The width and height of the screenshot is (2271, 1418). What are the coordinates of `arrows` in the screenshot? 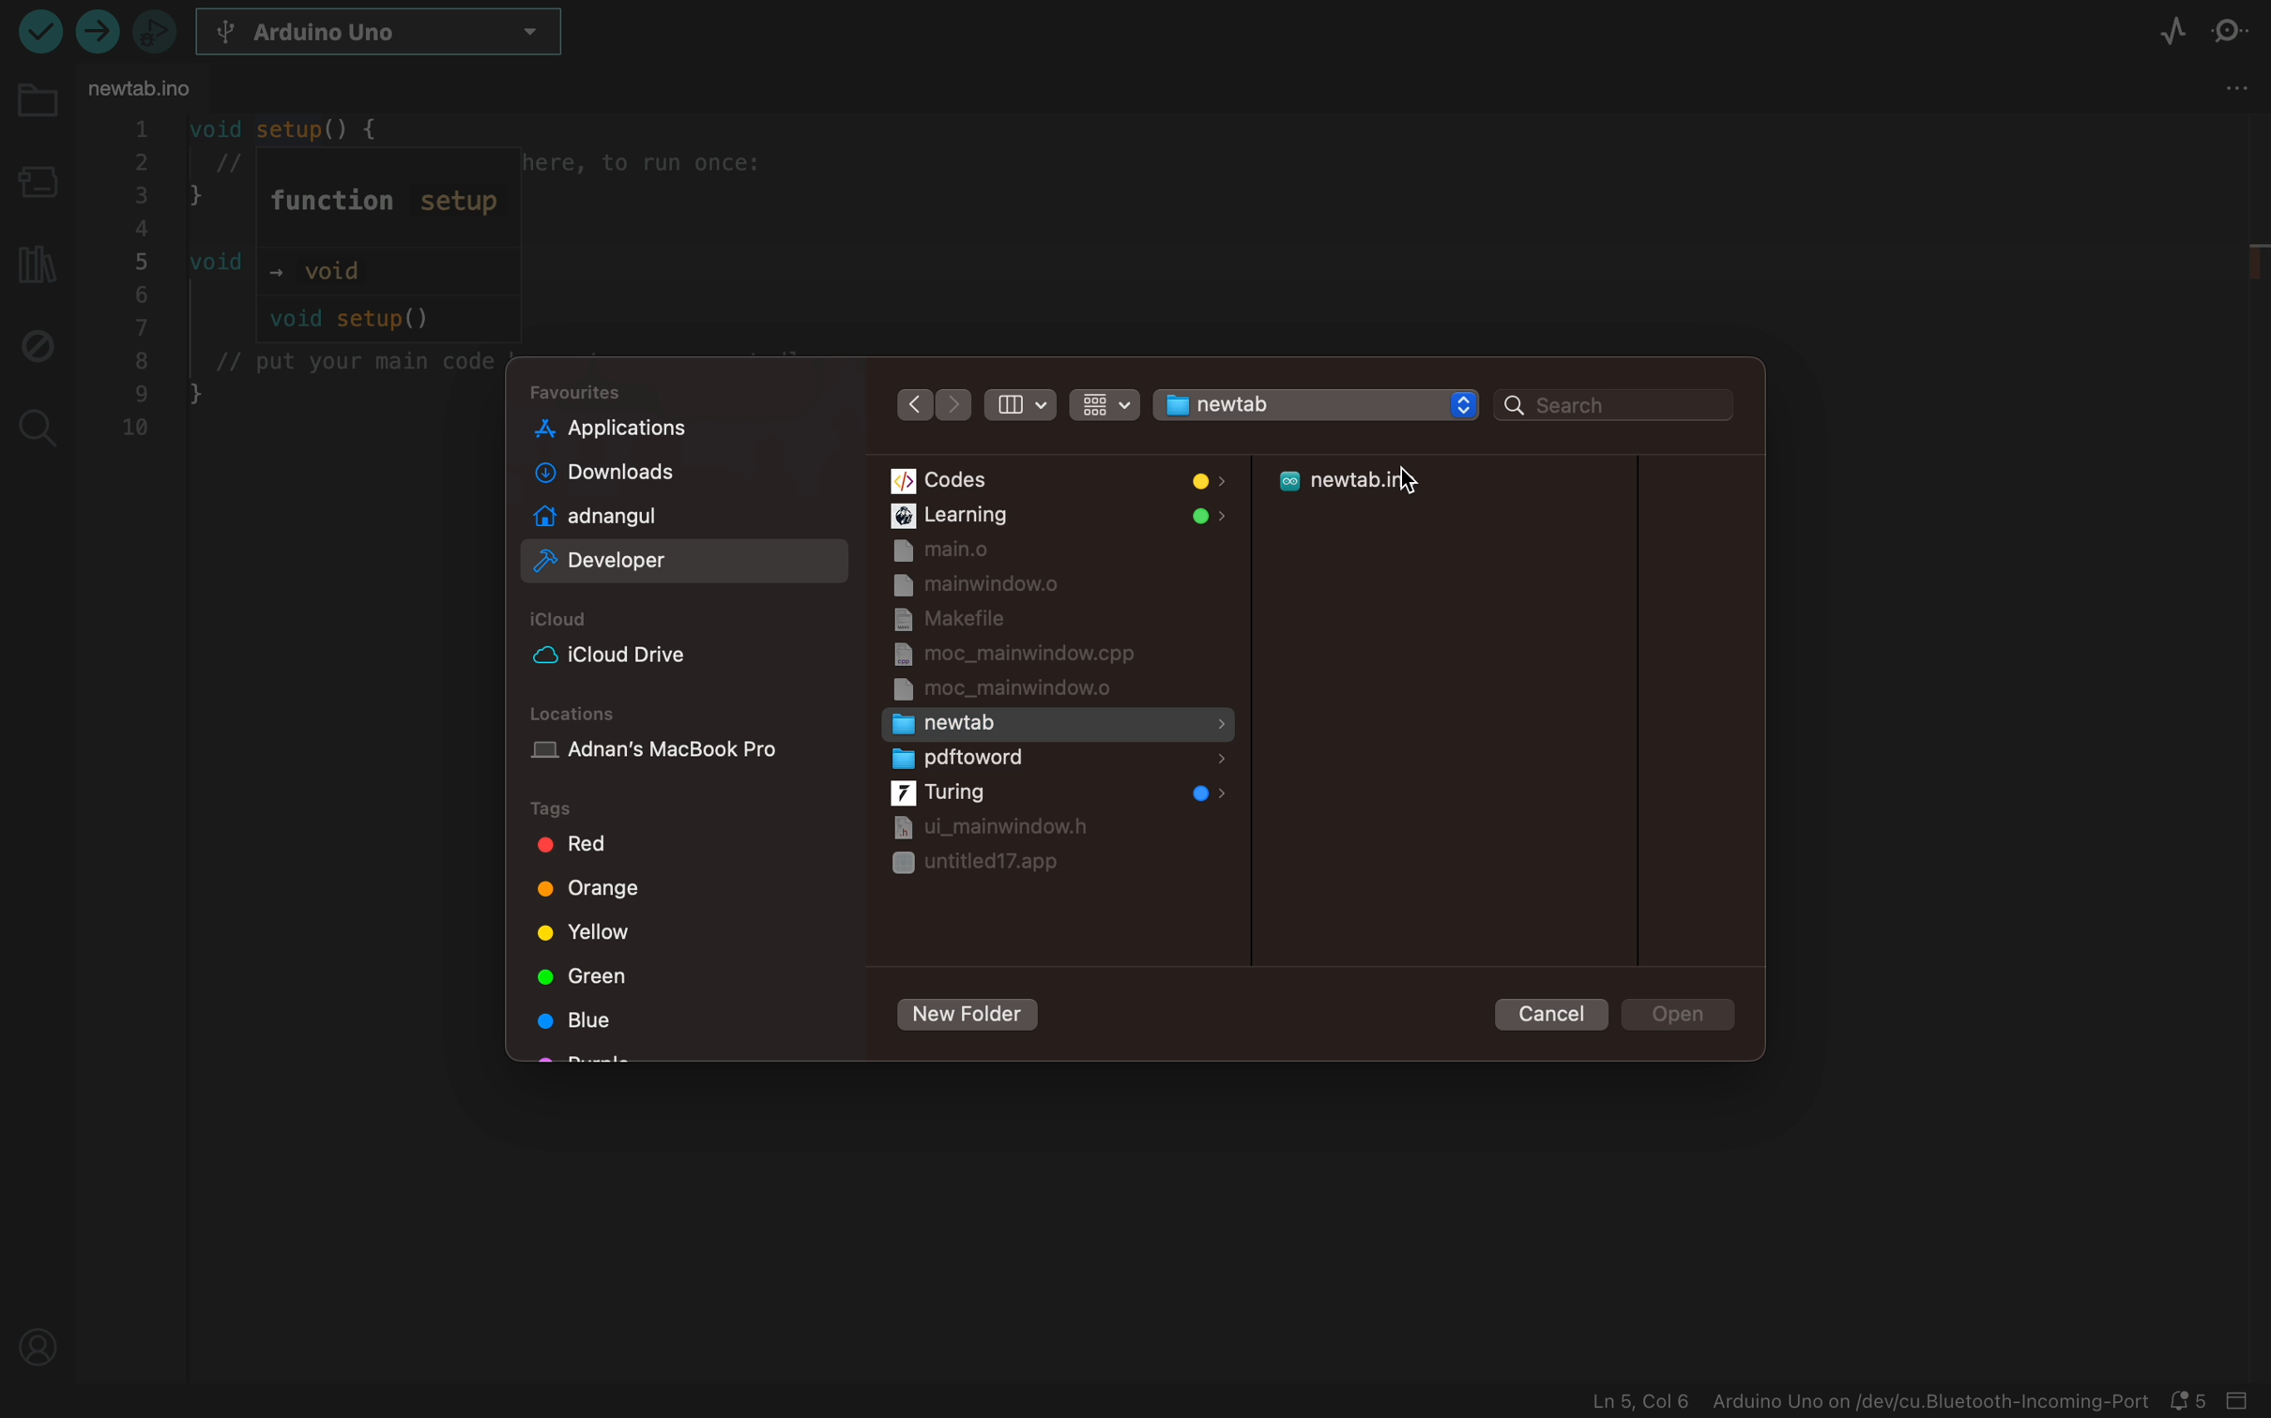 It's located at (931, 403).